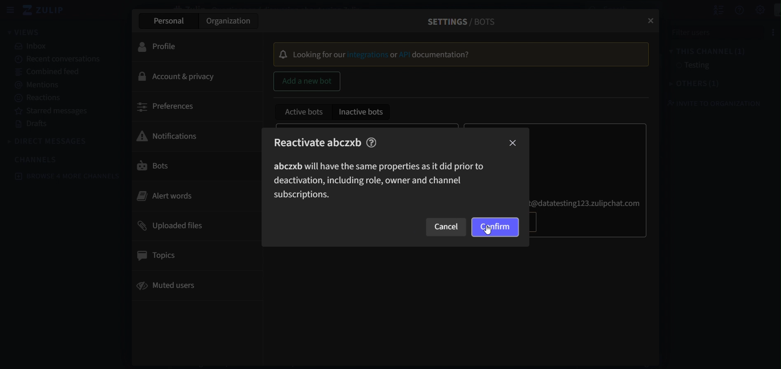 This screenshot has height=369, width=781. What do you see at coordinates (497, 227) in the screenshot?
I see `confirm` at bounding box center [497, 227].